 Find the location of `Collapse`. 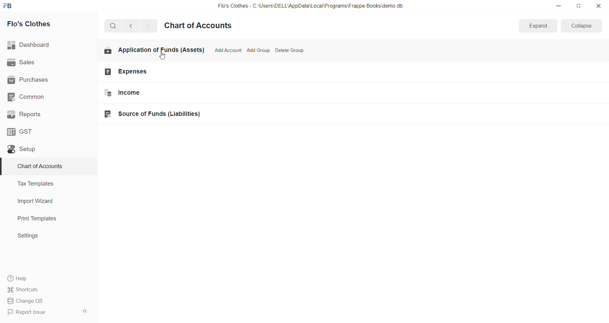

Collapse is located at coordinates (582, 25).